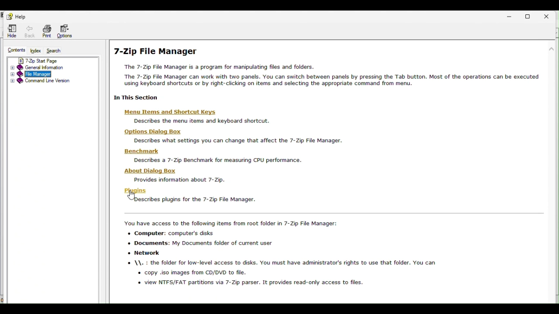 The height and width of the screenshot is (314, 559). I want to click on Help, so click(14, 15).